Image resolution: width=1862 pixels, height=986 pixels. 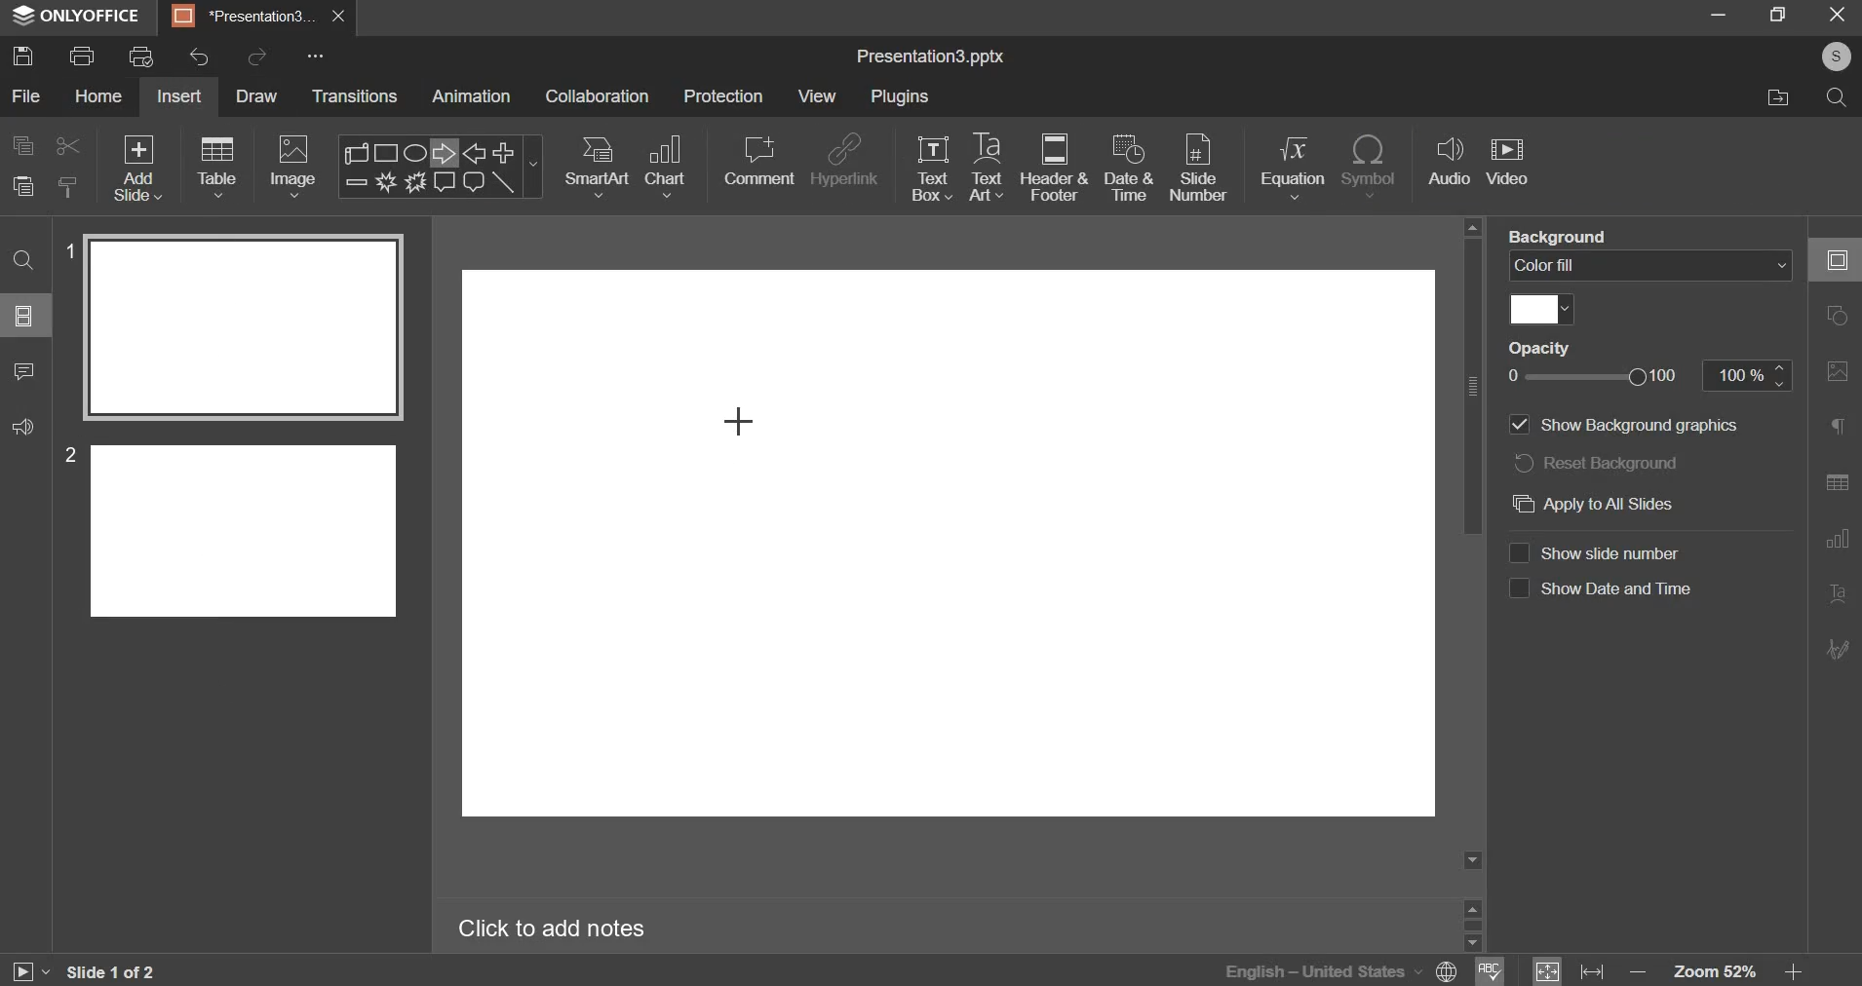 I want to click on plus, so click(x=504, y=151).